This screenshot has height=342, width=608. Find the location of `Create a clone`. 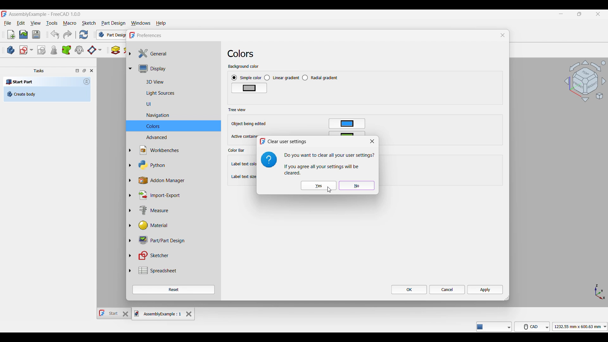

Create a clone is located at coordinates (79, 50).